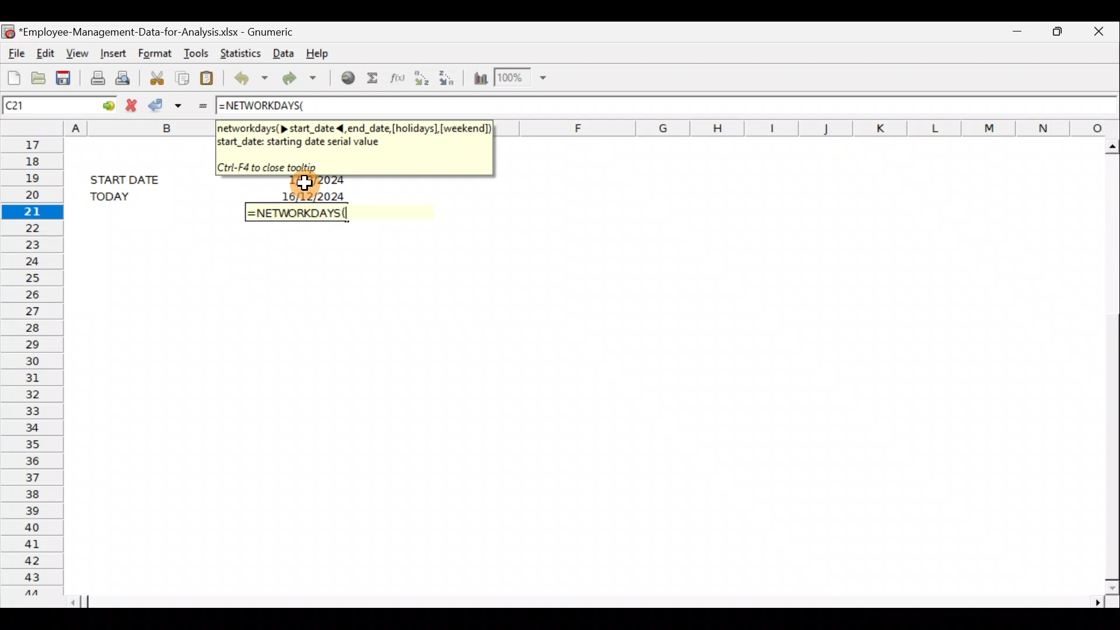 This screenshot has width=1120, height=630. Describe the element at coordinates (1018, 34) in the screenshot. I see `Minimize` at that location.